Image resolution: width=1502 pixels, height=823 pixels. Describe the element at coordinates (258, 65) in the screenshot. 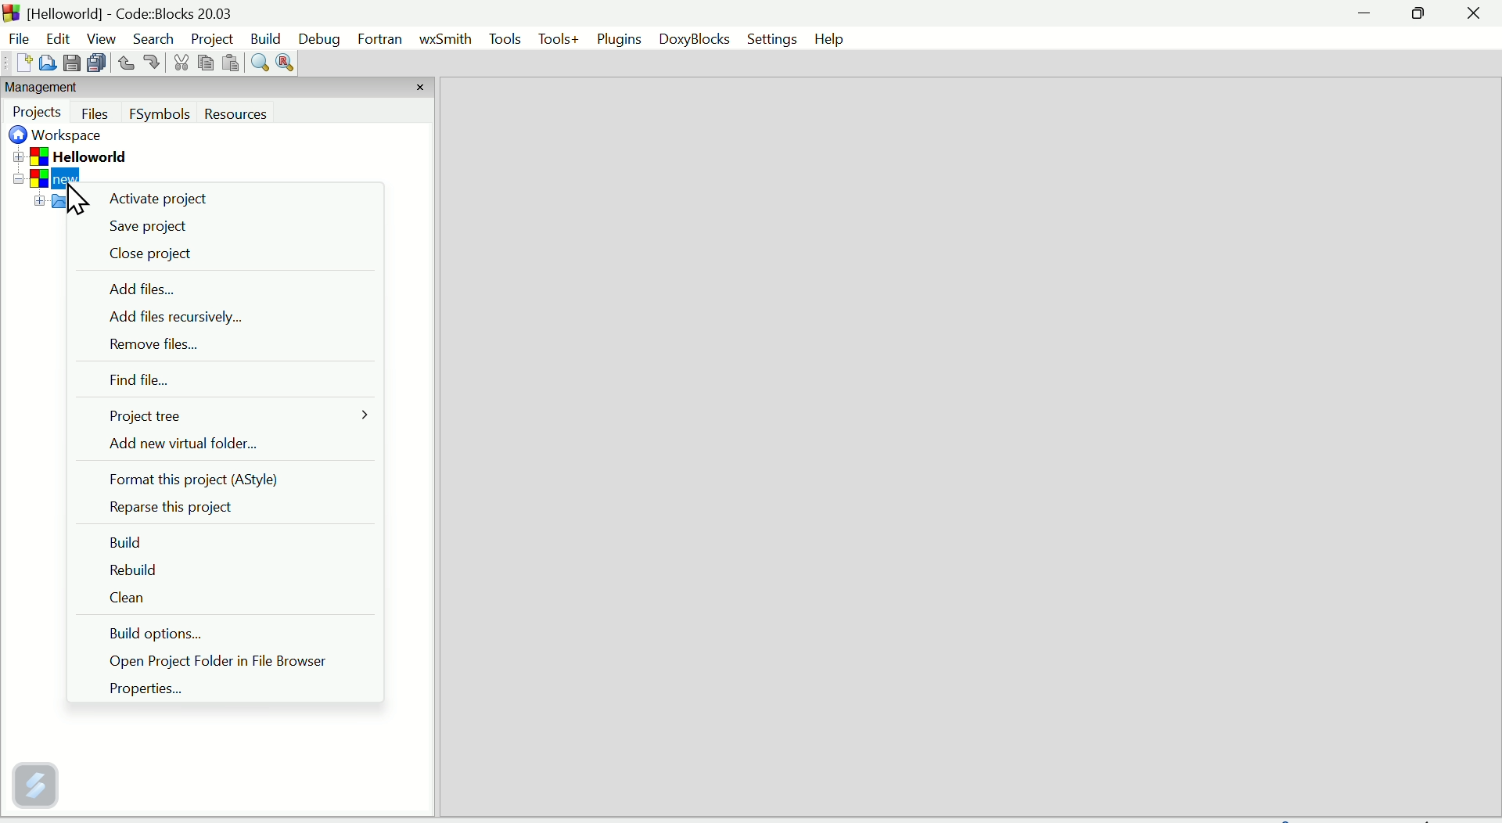

I see `Find` at that location.